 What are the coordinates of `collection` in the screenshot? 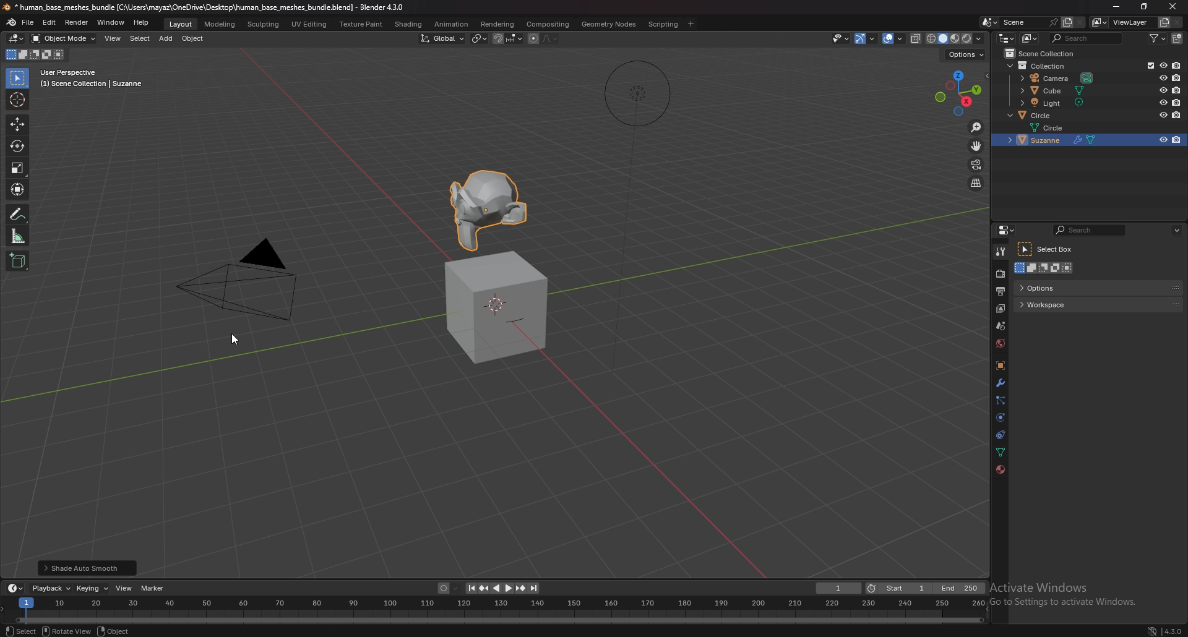 It's located at (1039, 66).